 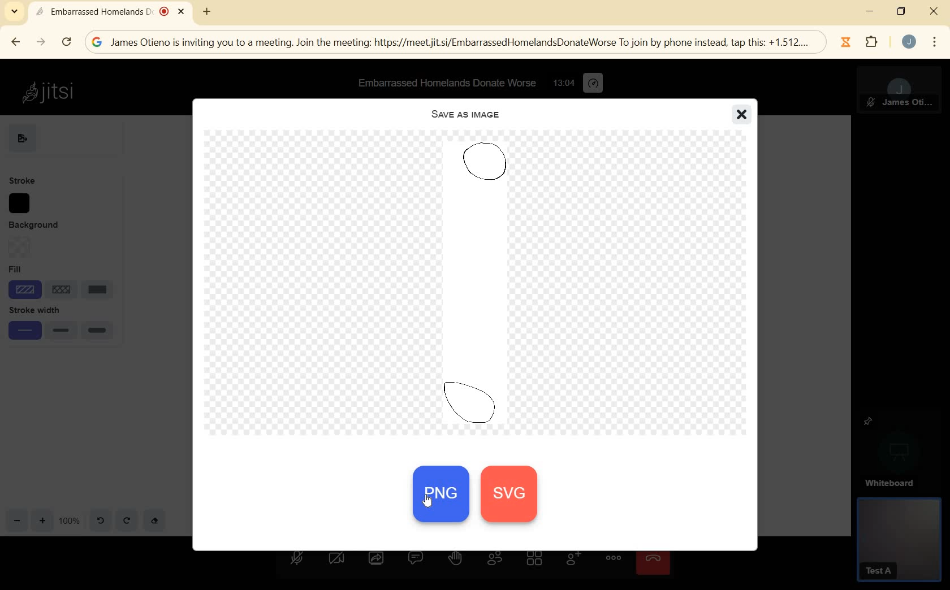 What do you see at coordinates (901, 449) in the screenshot?
I see `WHITEBOARD PINNED` at bounding box center [901, 449].